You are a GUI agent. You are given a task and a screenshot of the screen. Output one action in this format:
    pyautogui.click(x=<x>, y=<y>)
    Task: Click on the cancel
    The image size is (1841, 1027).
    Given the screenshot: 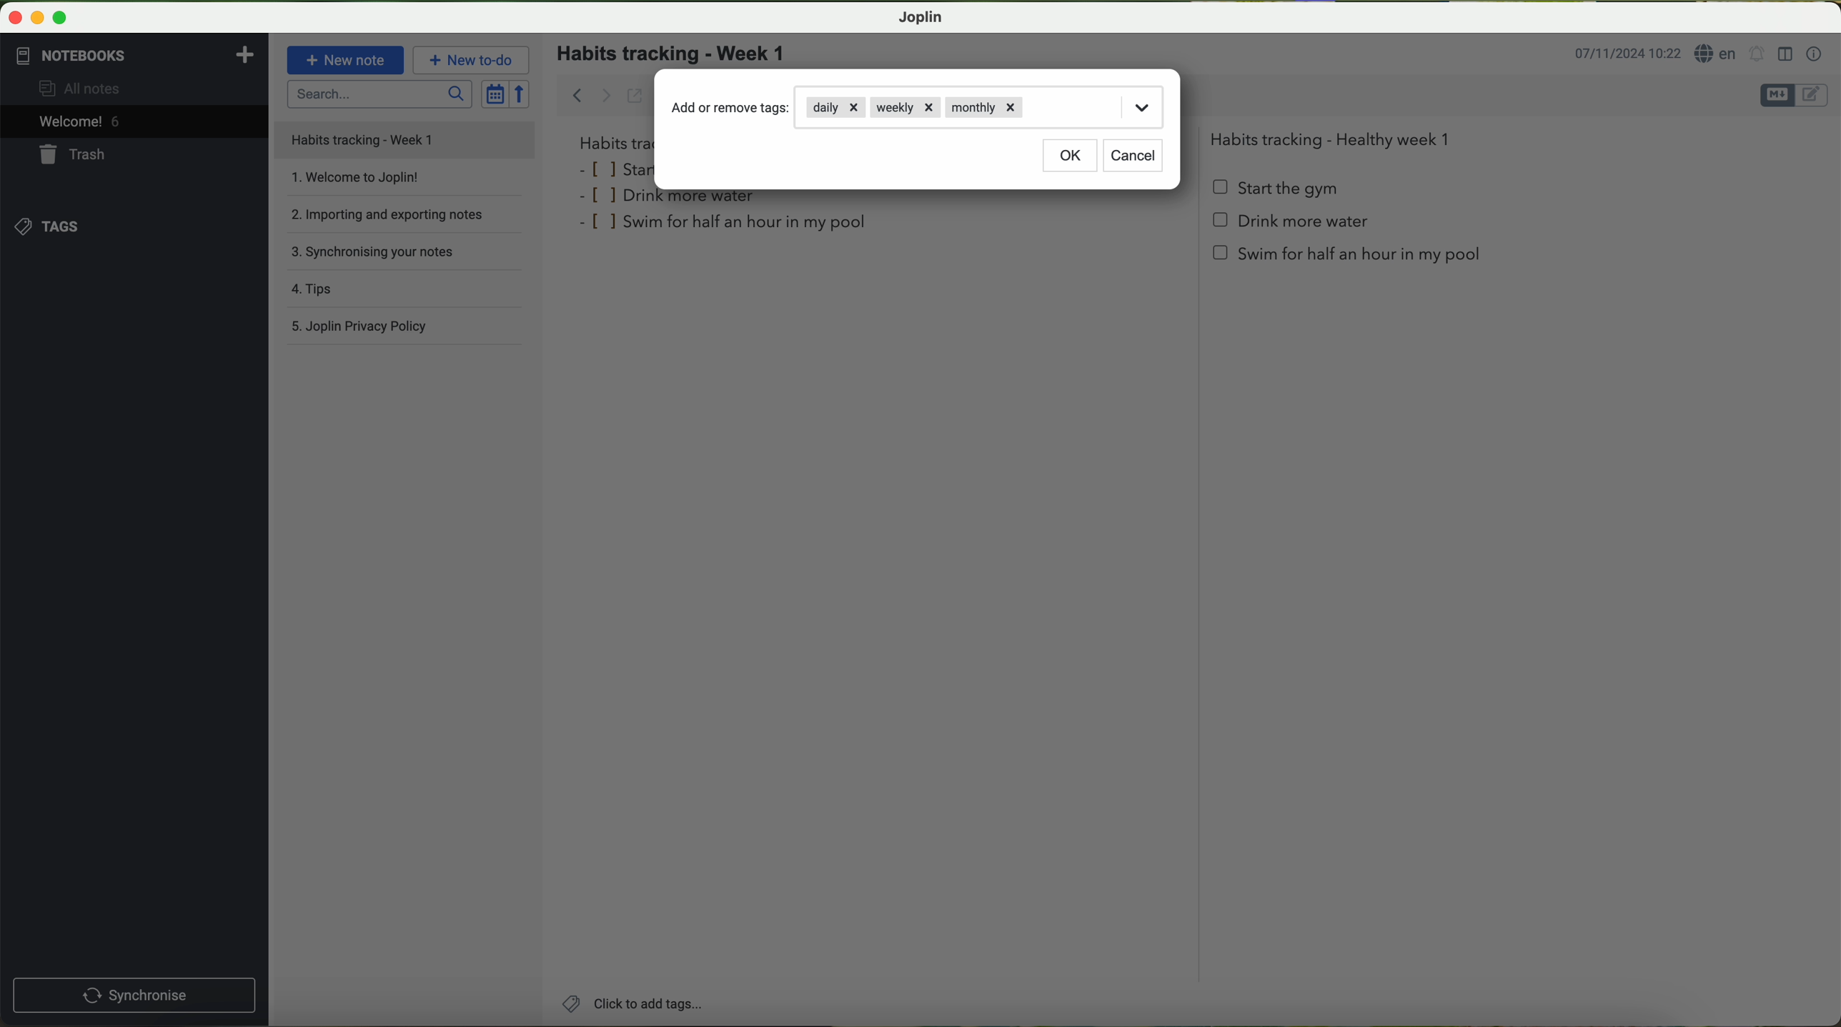 What is the action you would take?
    pyautogui.click(x=1132, y=156)
    